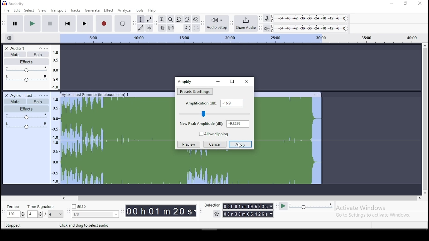 The height and width of the screenshot is (241, 429). What do you see at coordinates (23, 95) in the screenshot?
I see `audio track name` at bounding box center [23, 95].